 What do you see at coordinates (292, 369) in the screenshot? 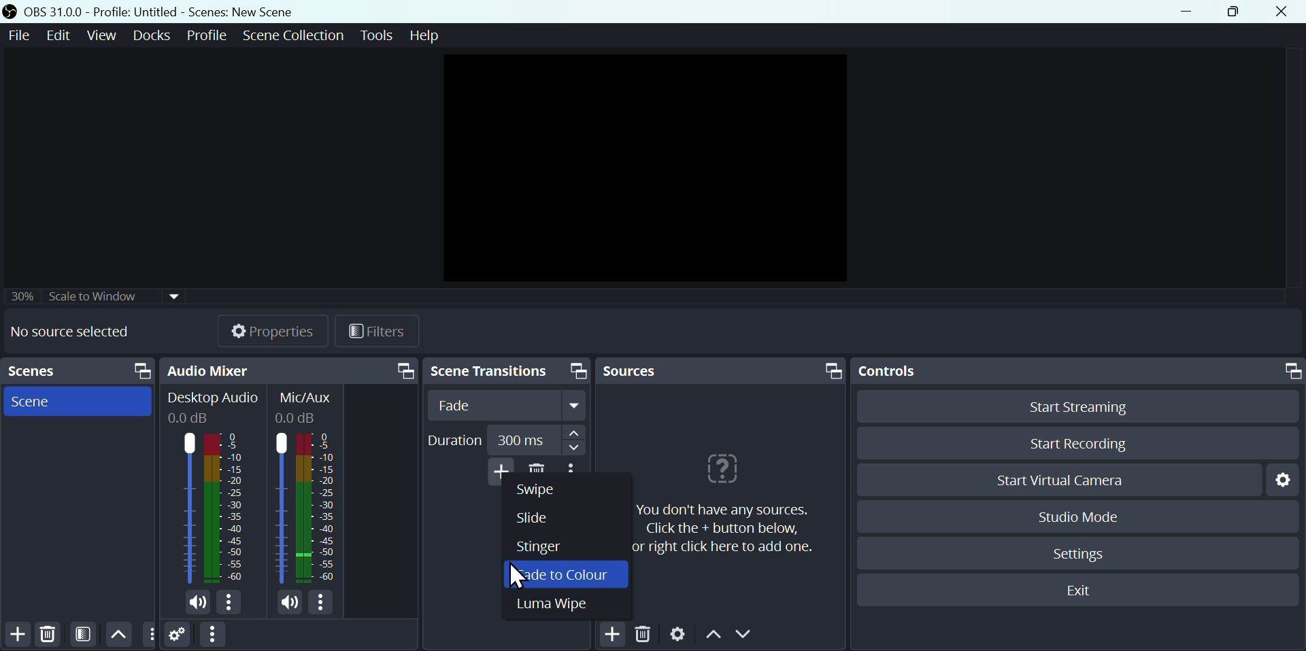
I see `Audio mixer` at bounding box center [292, 369].